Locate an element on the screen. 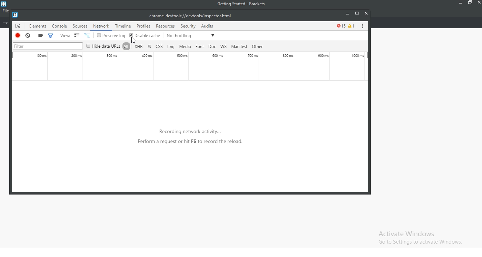 The image size is (482, 257). logo is located at coordinates (15, 14).